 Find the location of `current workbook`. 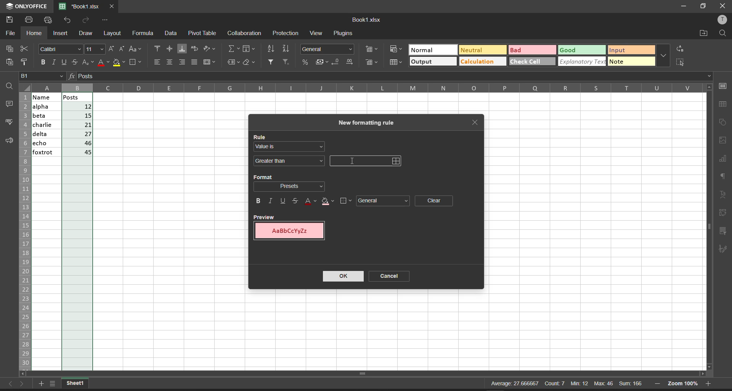

current workbook is located at coordinates (77, 383).